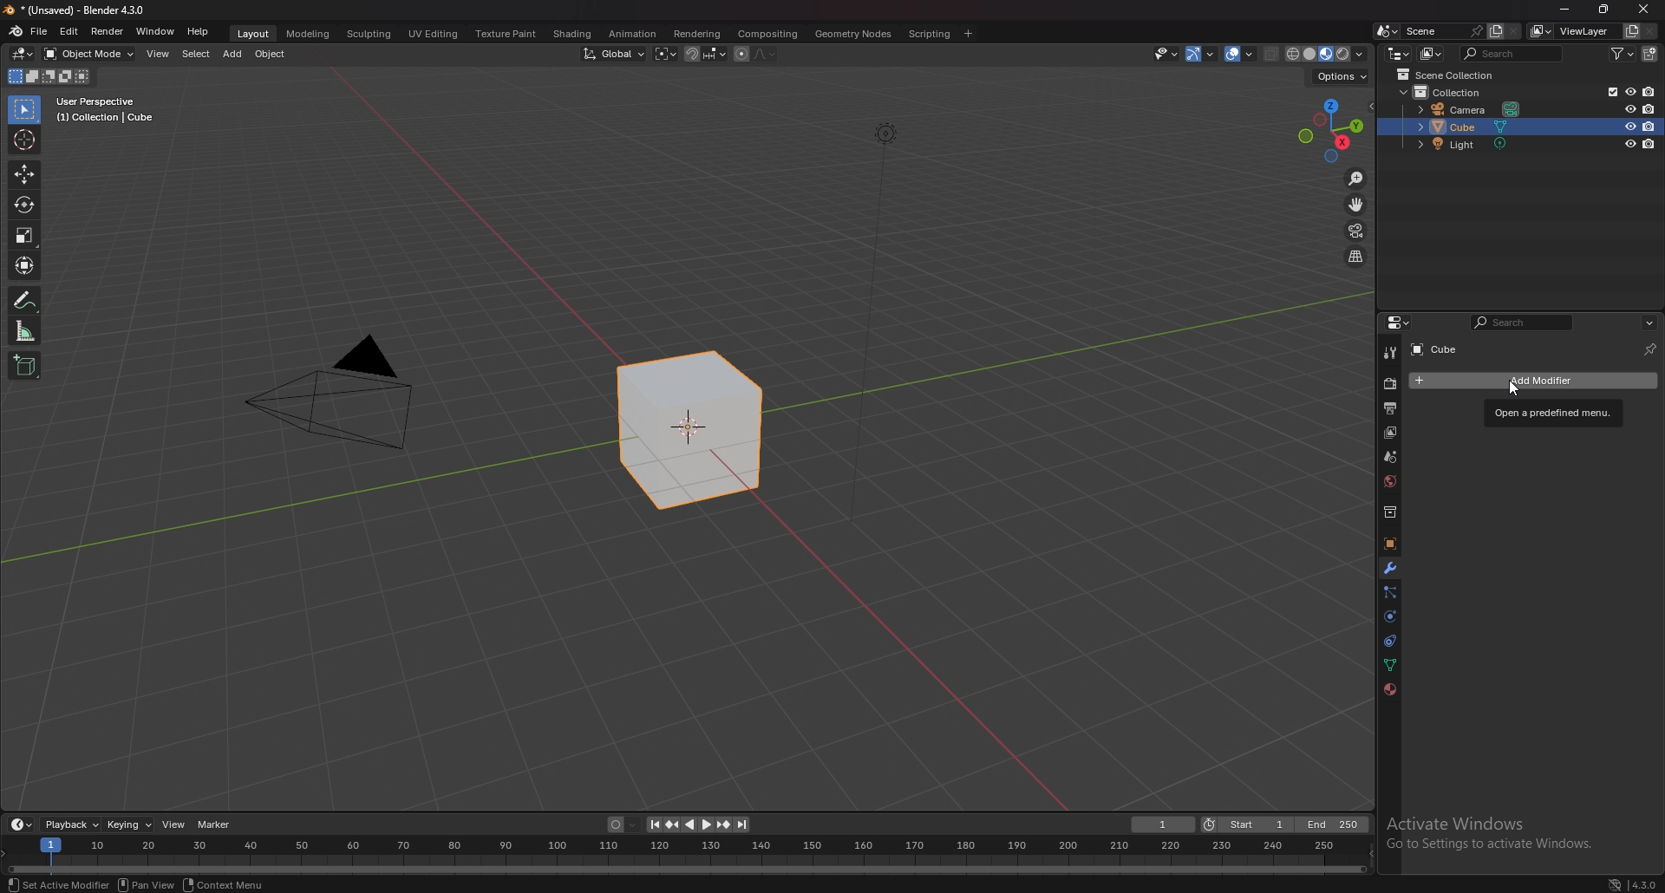 The width and height of the screenshot is (1665, 893). Describe the element at coordinates (1327, 53) in the screenshot. I see `viewport shading` at that location.